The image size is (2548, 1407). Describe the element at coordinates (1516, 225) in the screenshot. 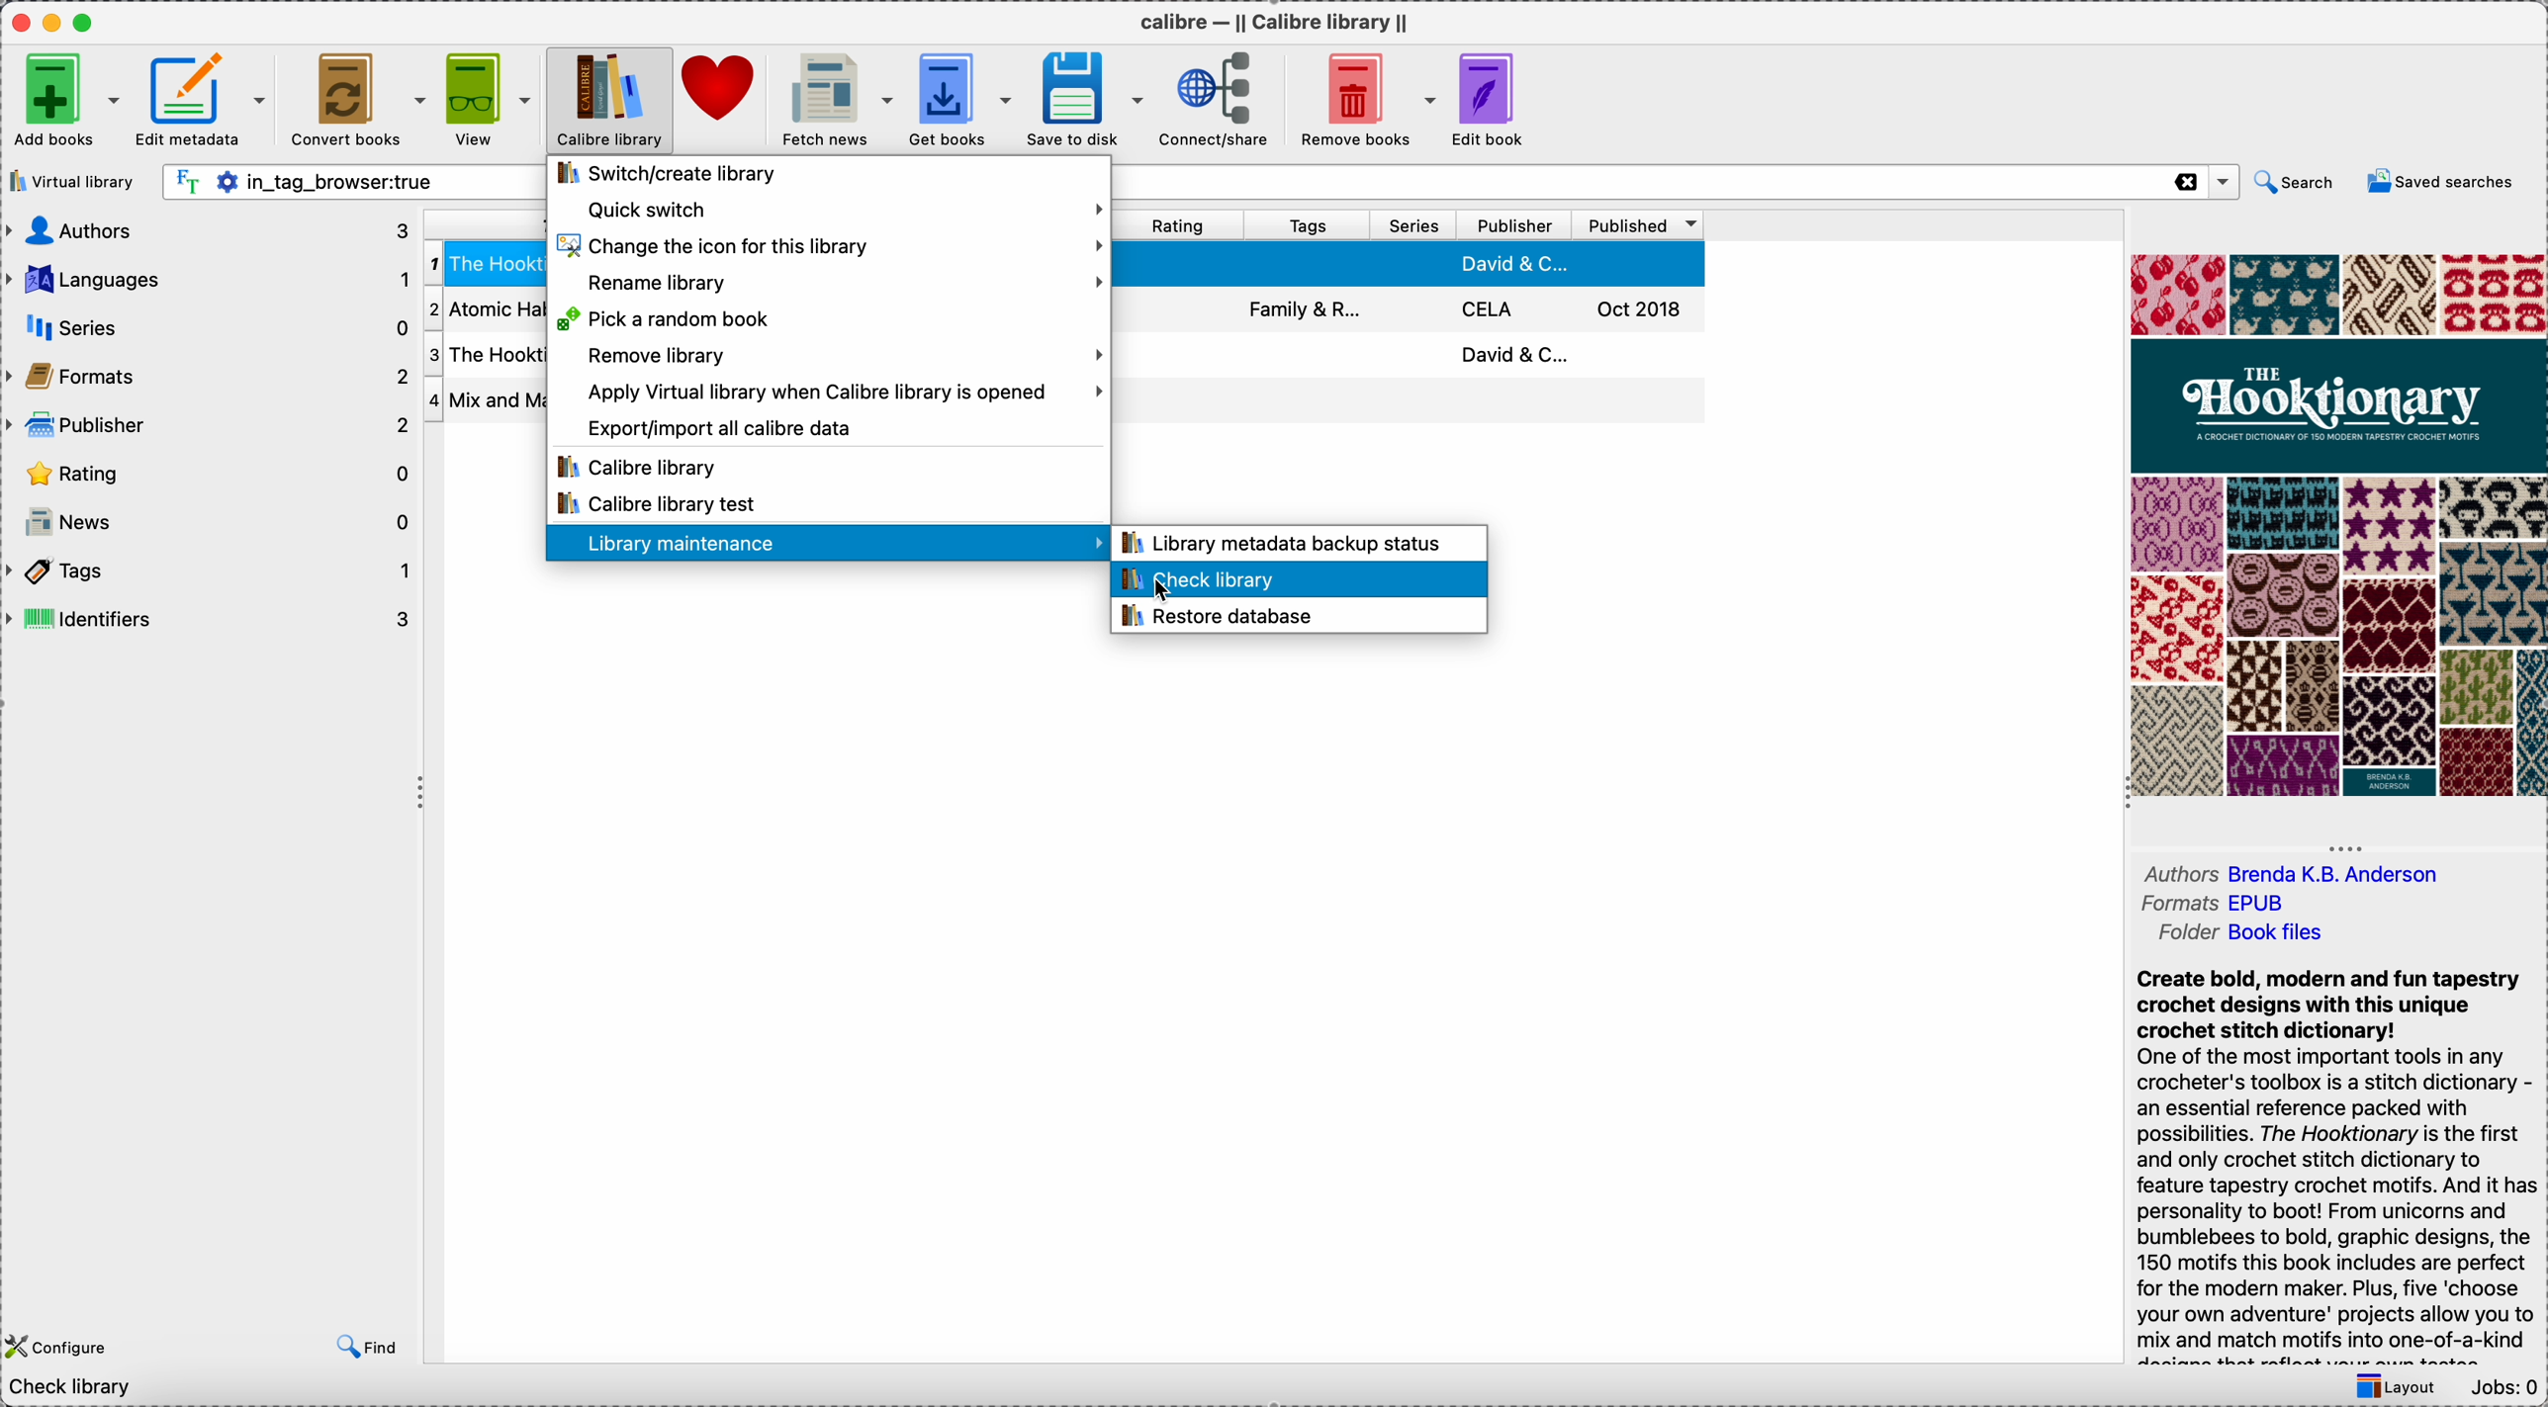

I see `publisher` at that location.